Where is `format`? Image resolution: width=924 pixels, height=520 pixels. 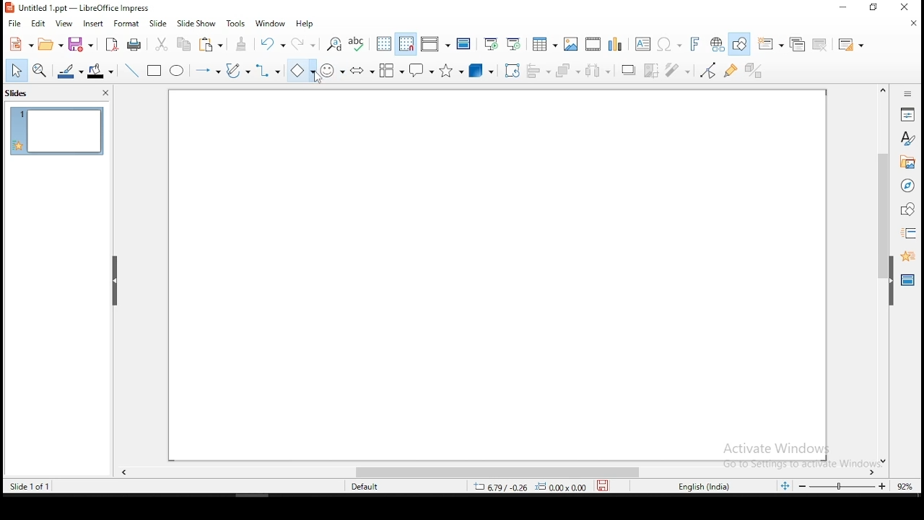 format is located at coordinates (126, 22).